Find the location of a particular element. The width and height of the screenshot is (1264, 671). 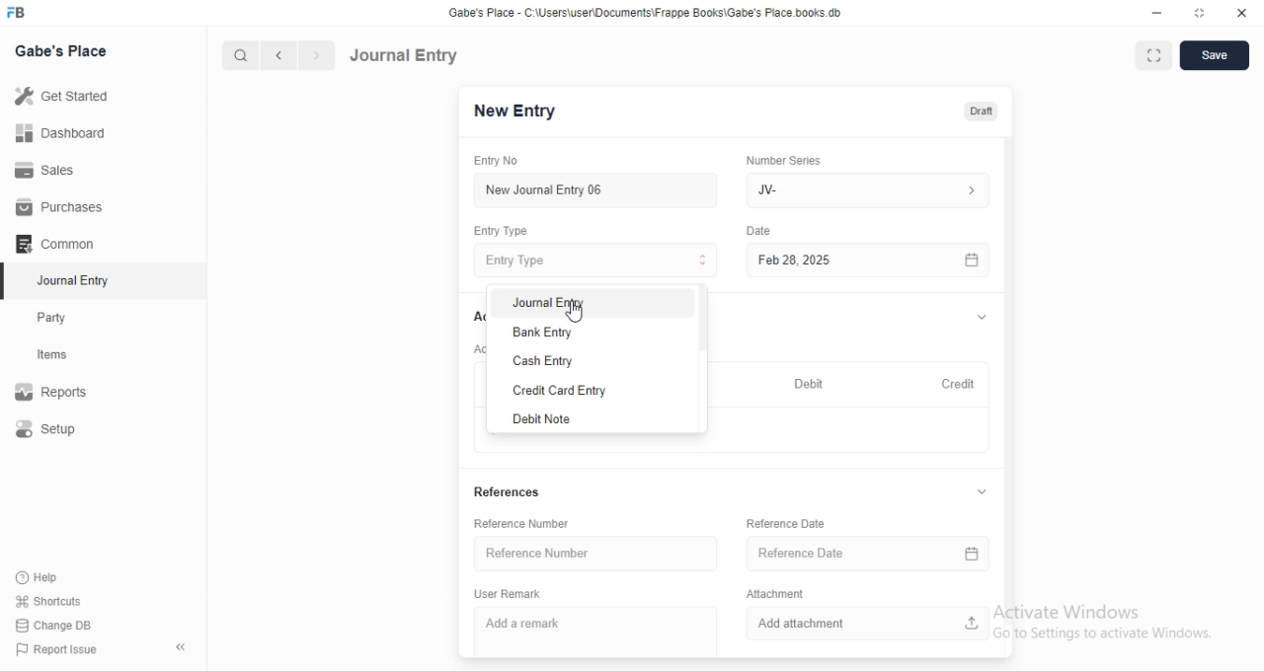

close is located at coordinates (1242, 14).